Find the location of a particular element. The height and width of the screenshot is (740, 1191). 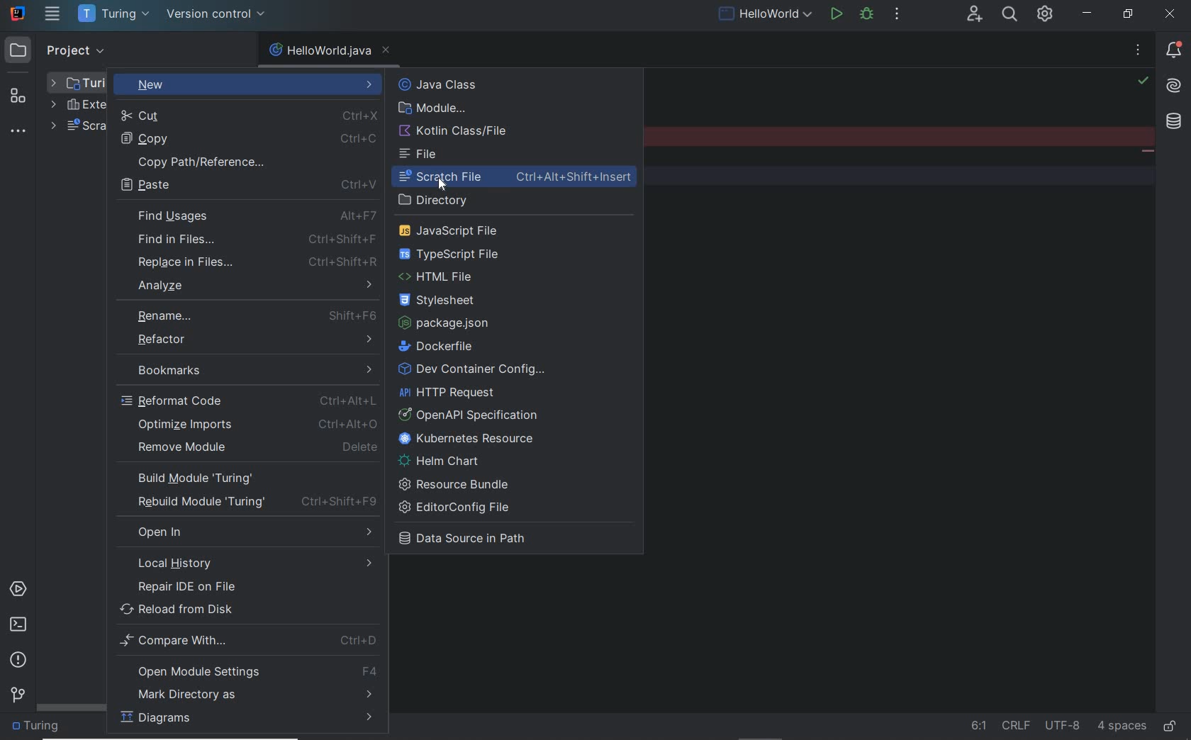

analyze is located at coordinates (255, 284).